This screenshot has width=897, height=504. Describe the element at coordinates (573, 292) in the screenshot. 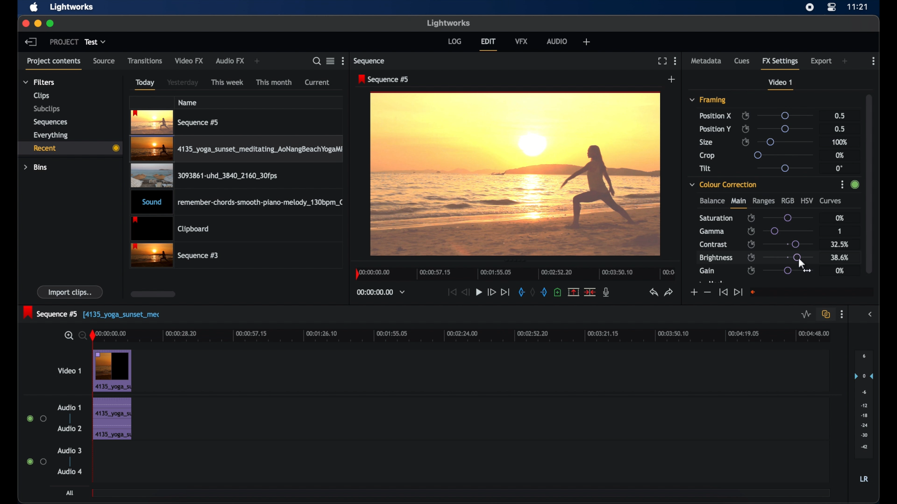

I see `remove the marked section` at that location.